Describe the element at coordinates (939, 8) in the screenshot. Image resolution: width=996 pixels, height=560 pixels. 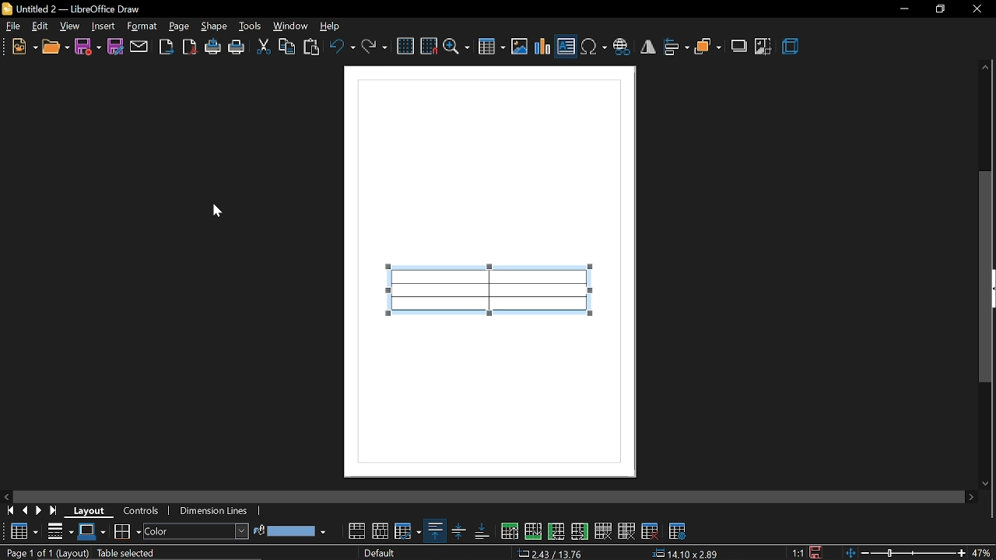
I see `restore down` at that location.